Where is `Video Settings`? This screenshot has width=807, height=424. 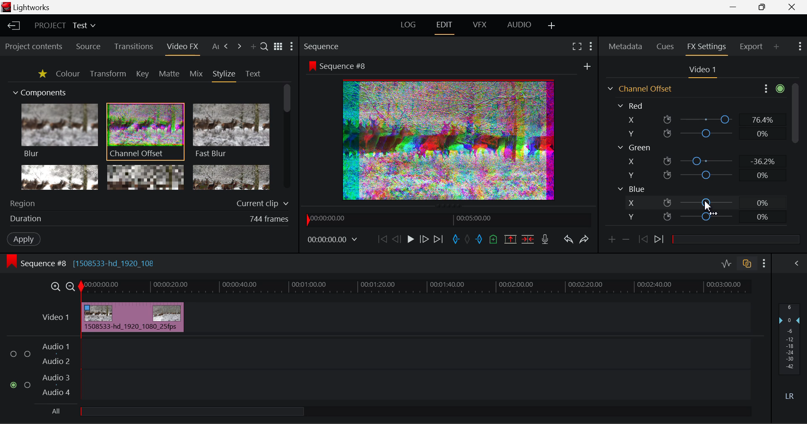
Video Settings is located at coordinates (702, 71).